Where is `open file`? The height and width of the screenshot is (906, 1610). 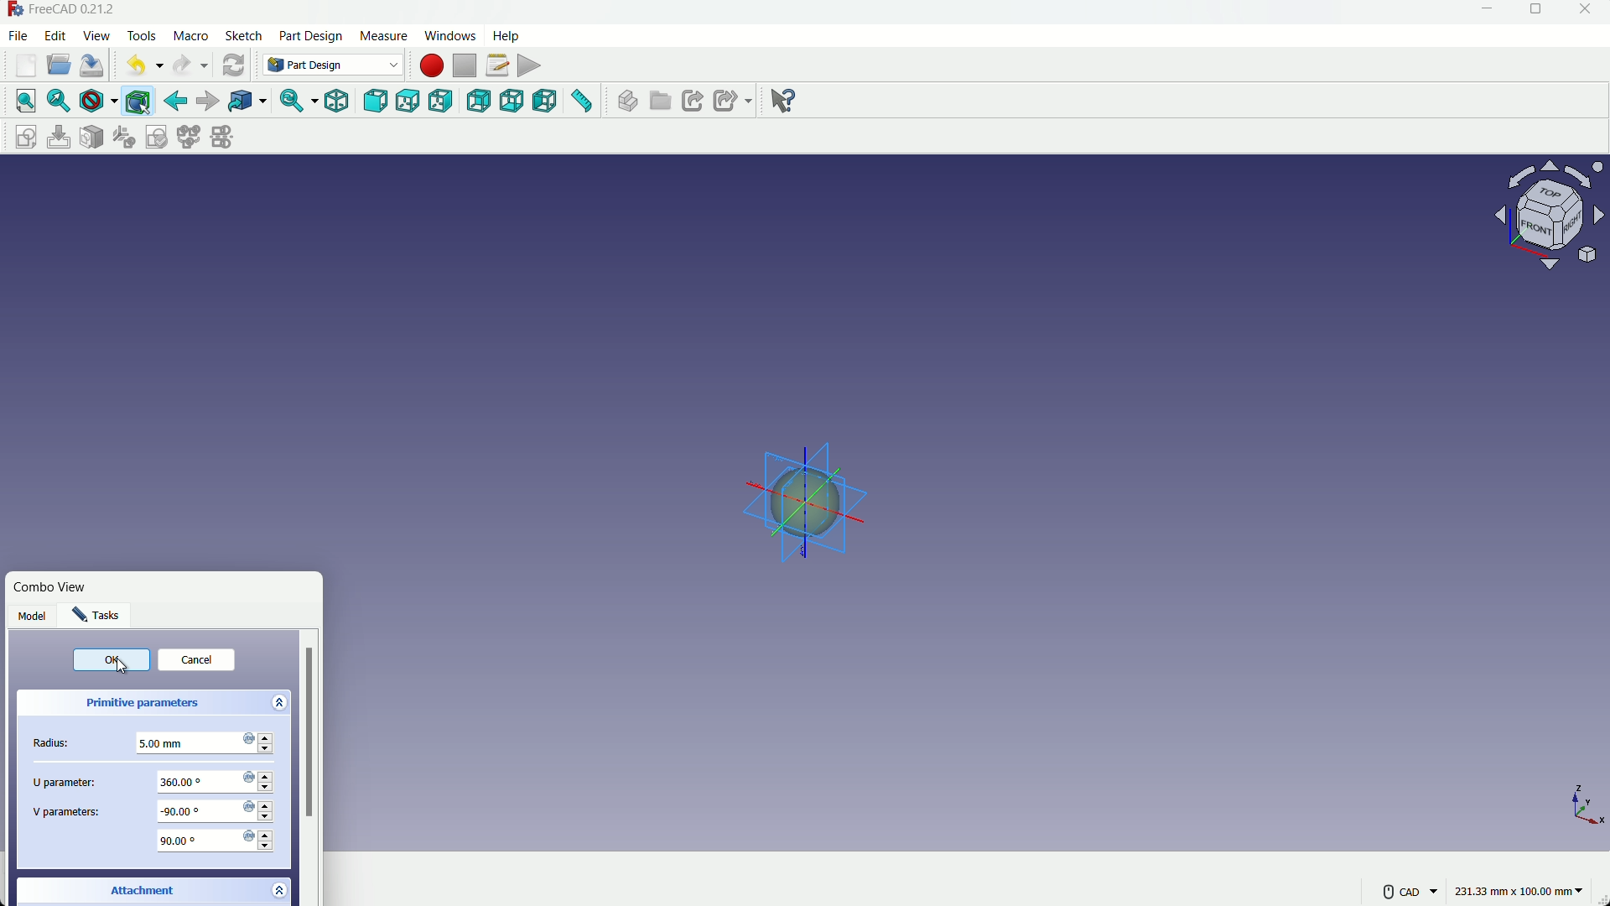 open file is located at coordinates (60, 65).